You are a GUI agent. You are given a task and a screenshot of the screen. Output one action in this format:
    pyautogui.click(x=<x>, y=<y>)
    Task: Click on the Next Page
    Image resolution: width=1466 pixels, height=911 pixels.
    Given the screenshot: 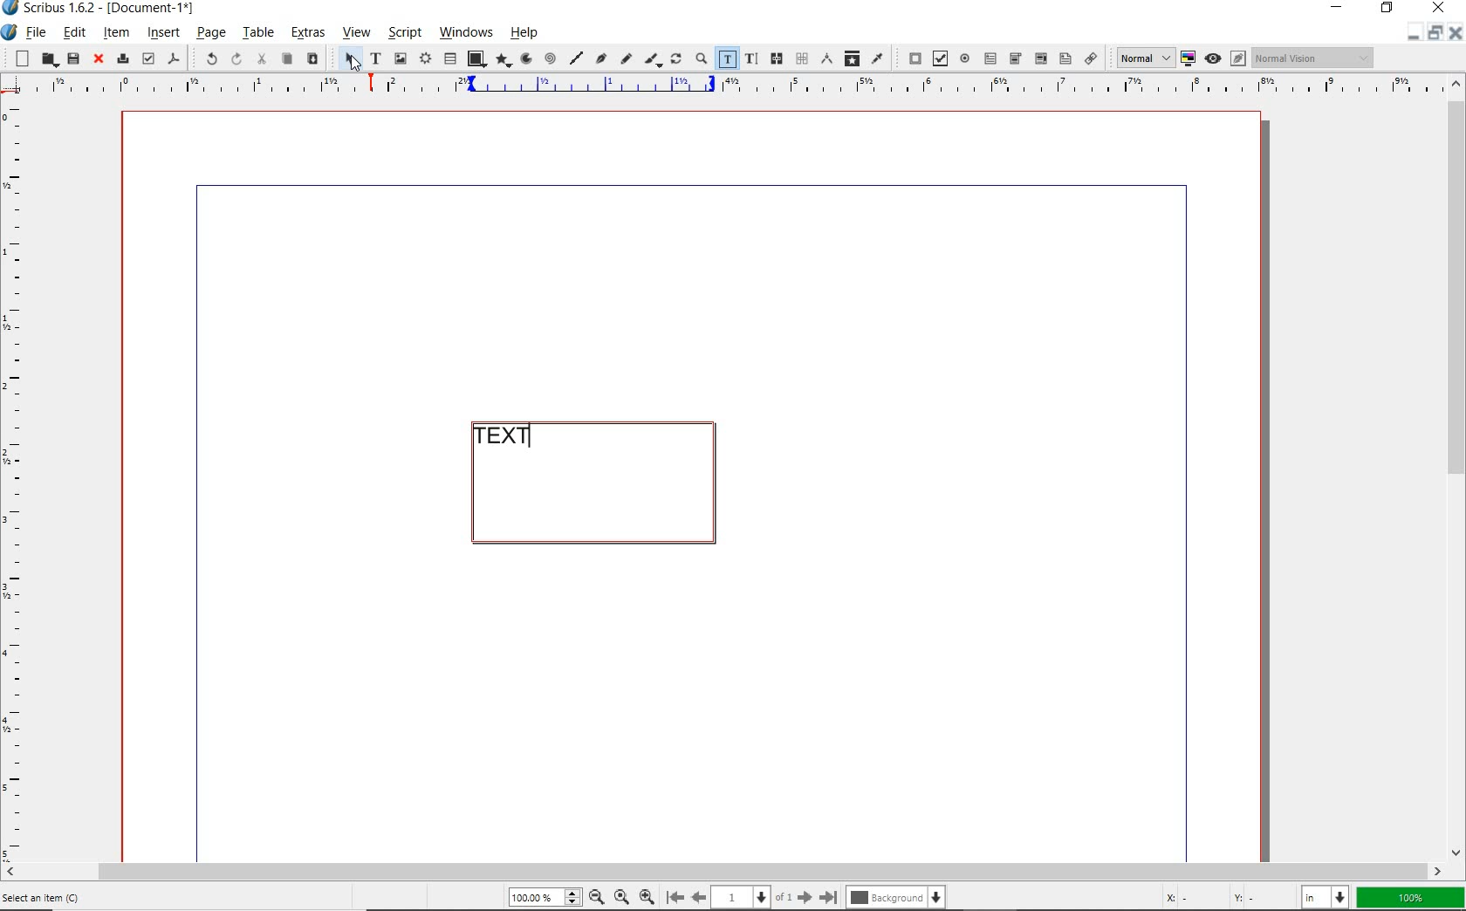 What is the action you would take?
    pyautogui.click(x=806, y=897)
    